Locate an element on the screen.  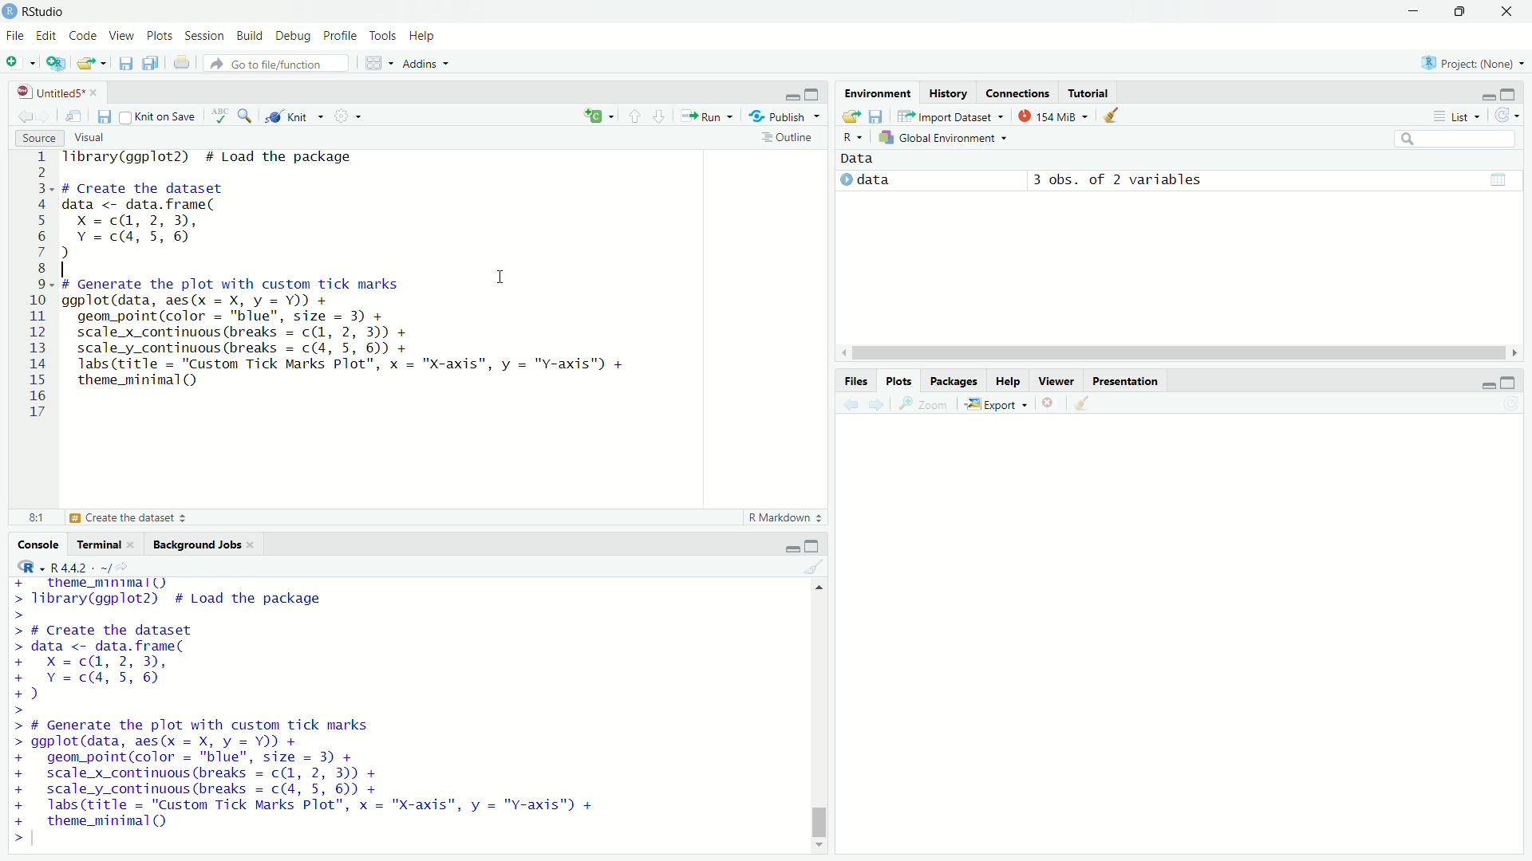
close is located at coordinates (255, 545).